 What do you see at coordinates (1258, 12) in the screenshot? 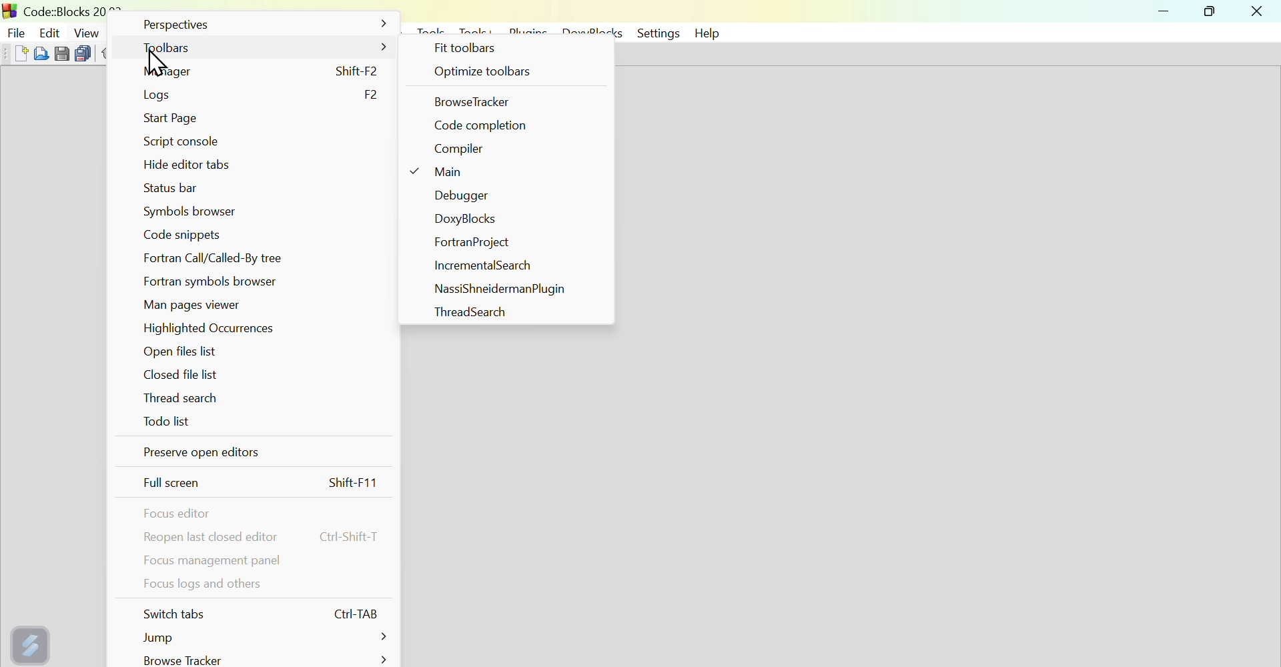
I see `Close` at bounding box center [1258, 12].